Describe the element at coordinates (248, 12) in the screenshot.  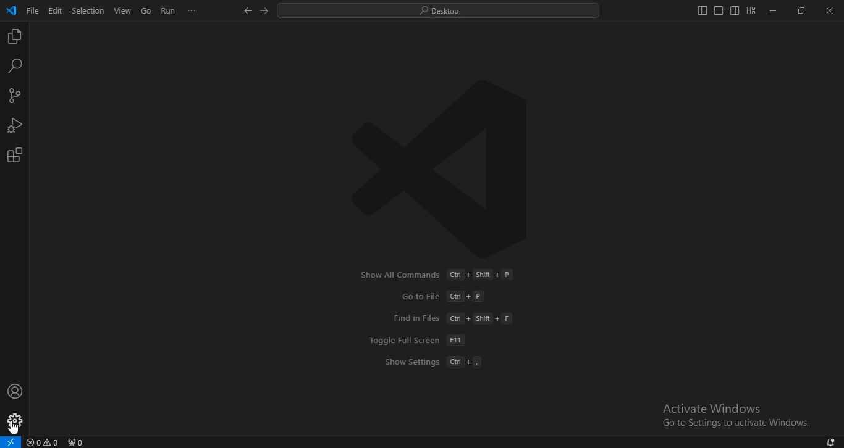
I see `go back` at that location.